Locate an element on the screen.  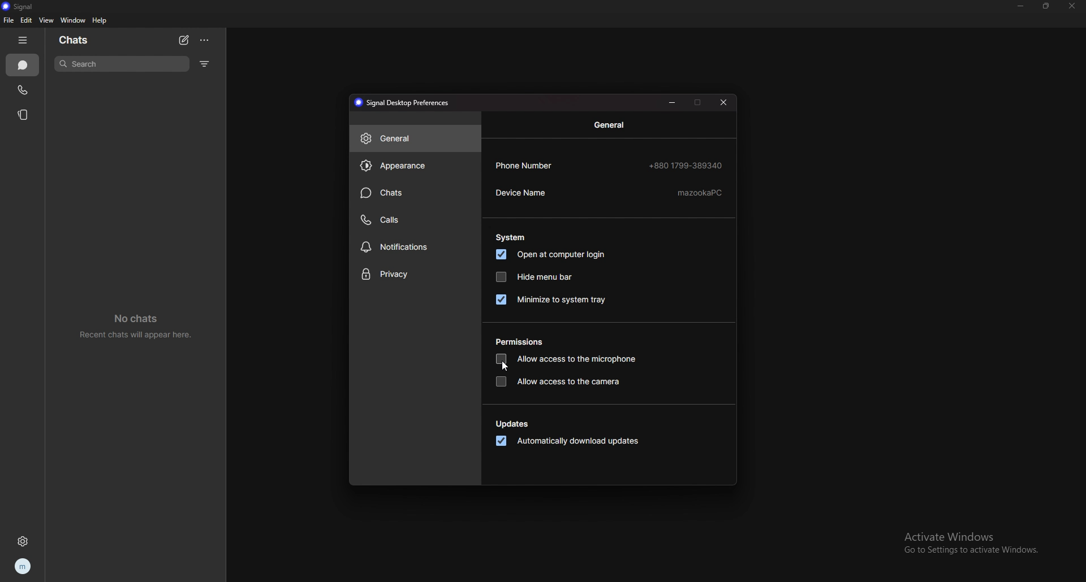
signal desktop preferences is located at coordinates (406, 102).